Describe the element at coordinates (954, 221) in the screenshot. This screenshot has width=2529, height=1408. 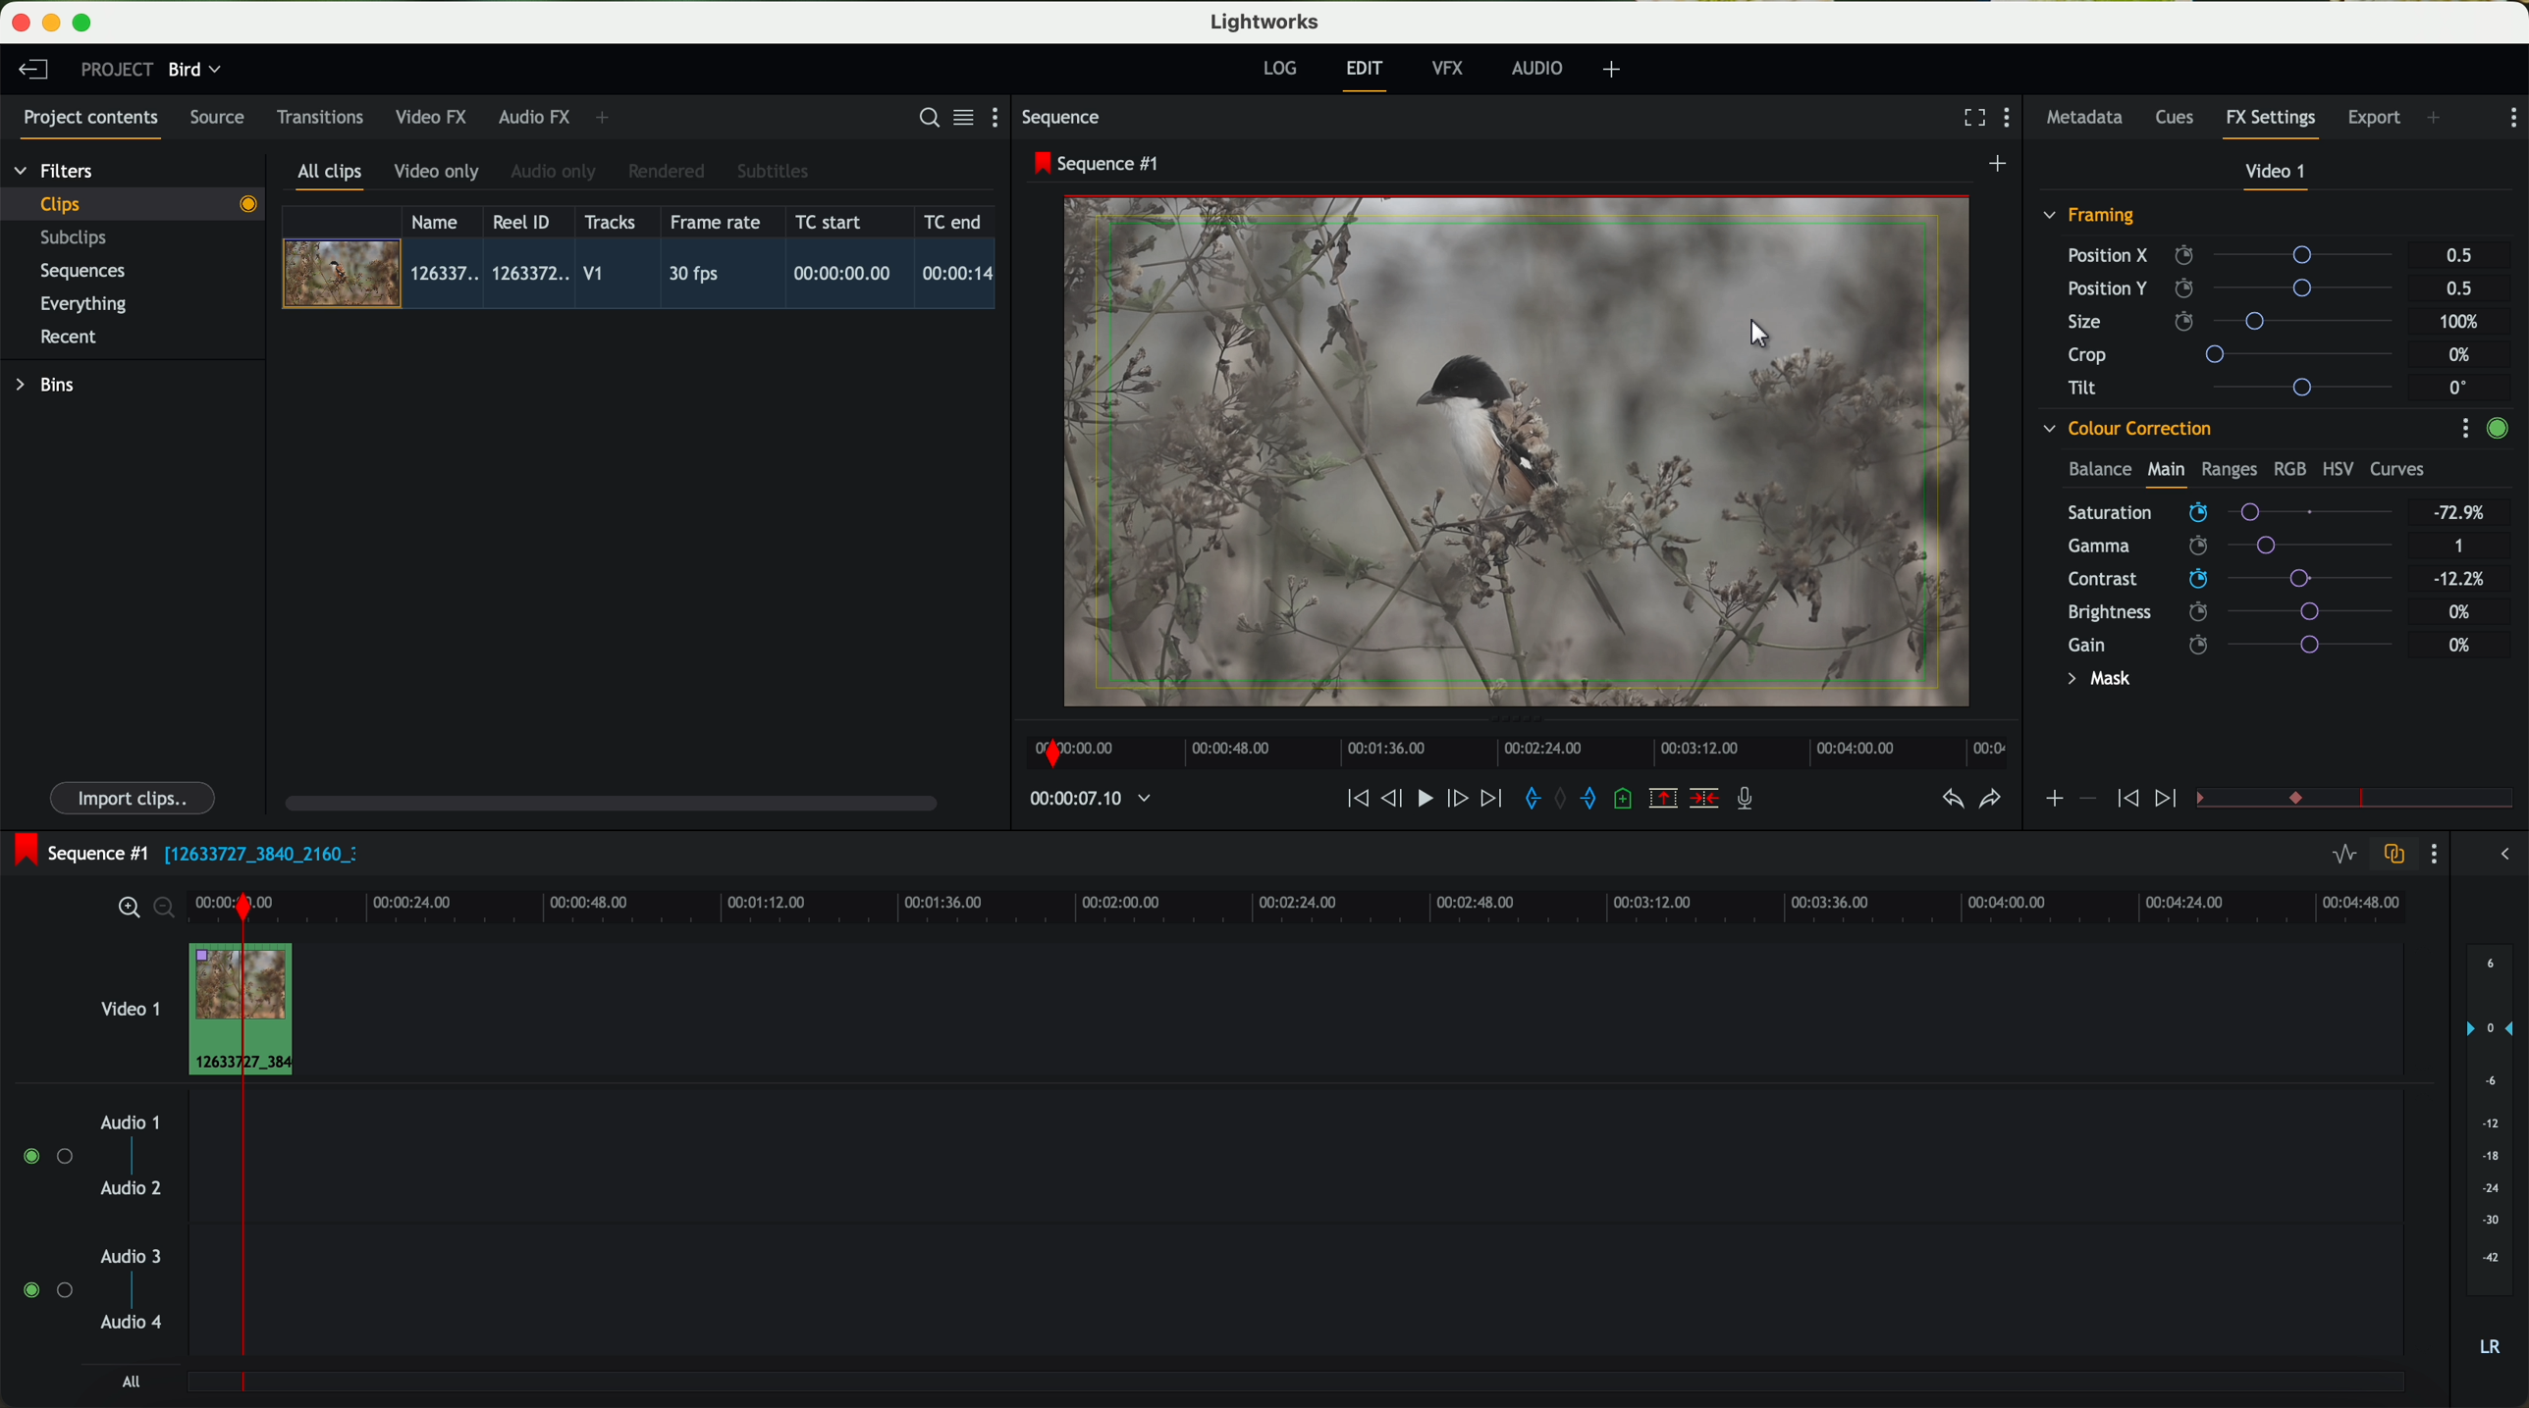
I see `TC end` at that location.